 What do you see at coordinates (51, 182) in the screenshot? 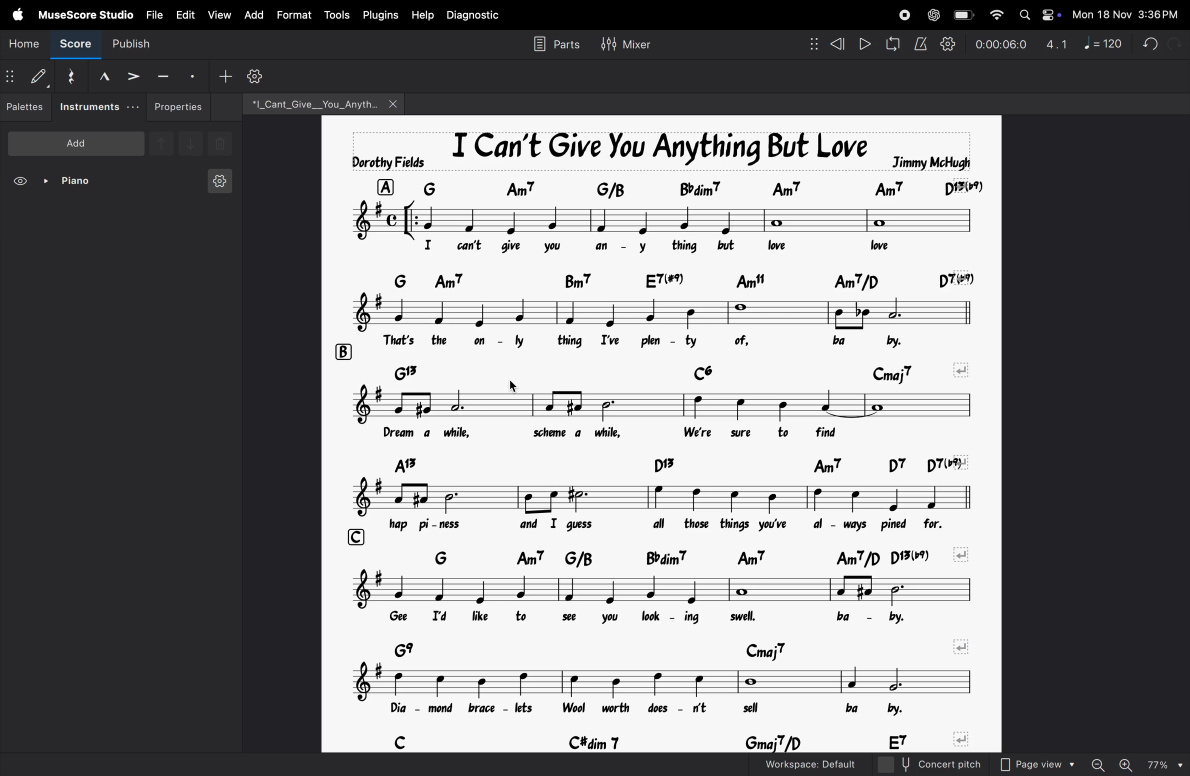
I see `piano` at bounding box center [51, 182].